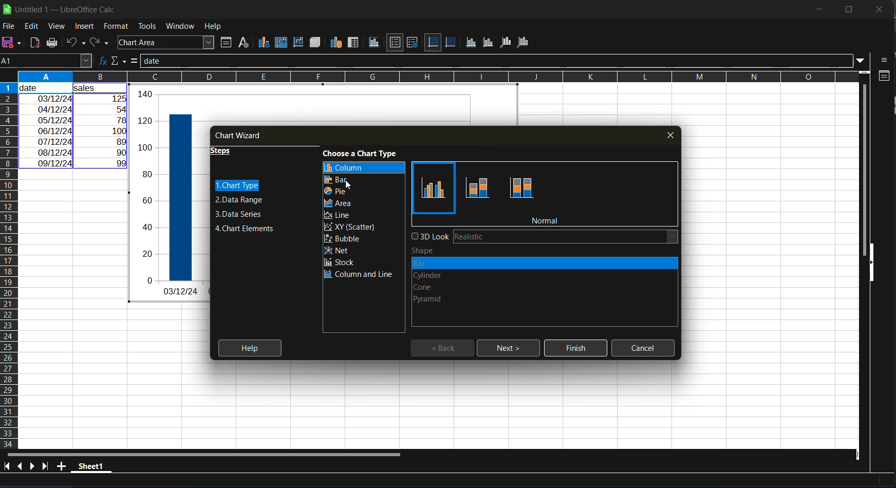 This screenshot has height=488, width=896. Describe the element at coordinates (100, 41) in the screenshot. I see `redo` at that location.